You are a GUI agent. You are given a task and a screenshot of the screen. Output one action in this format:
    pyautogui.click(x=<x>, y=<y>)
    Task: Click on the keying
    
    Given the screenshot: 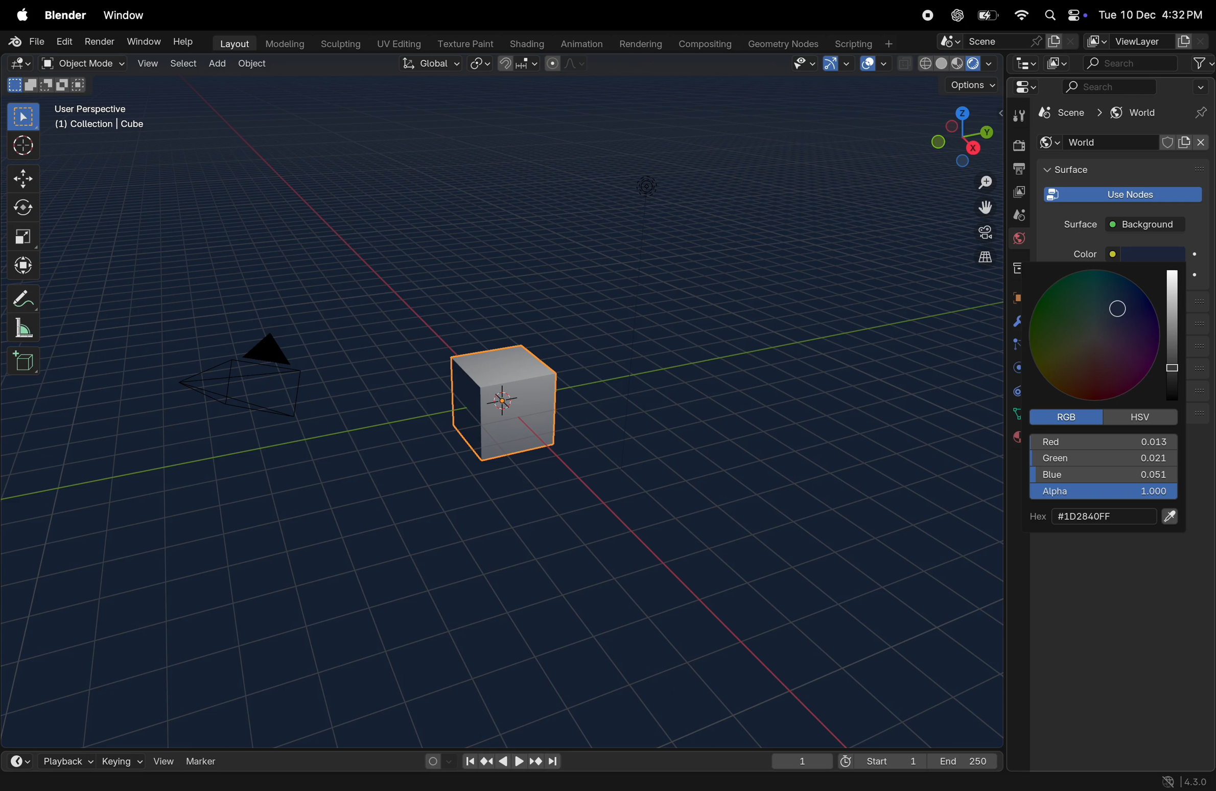 What is the action you would take?
    pyautogui.click(x=122, y=759)
    